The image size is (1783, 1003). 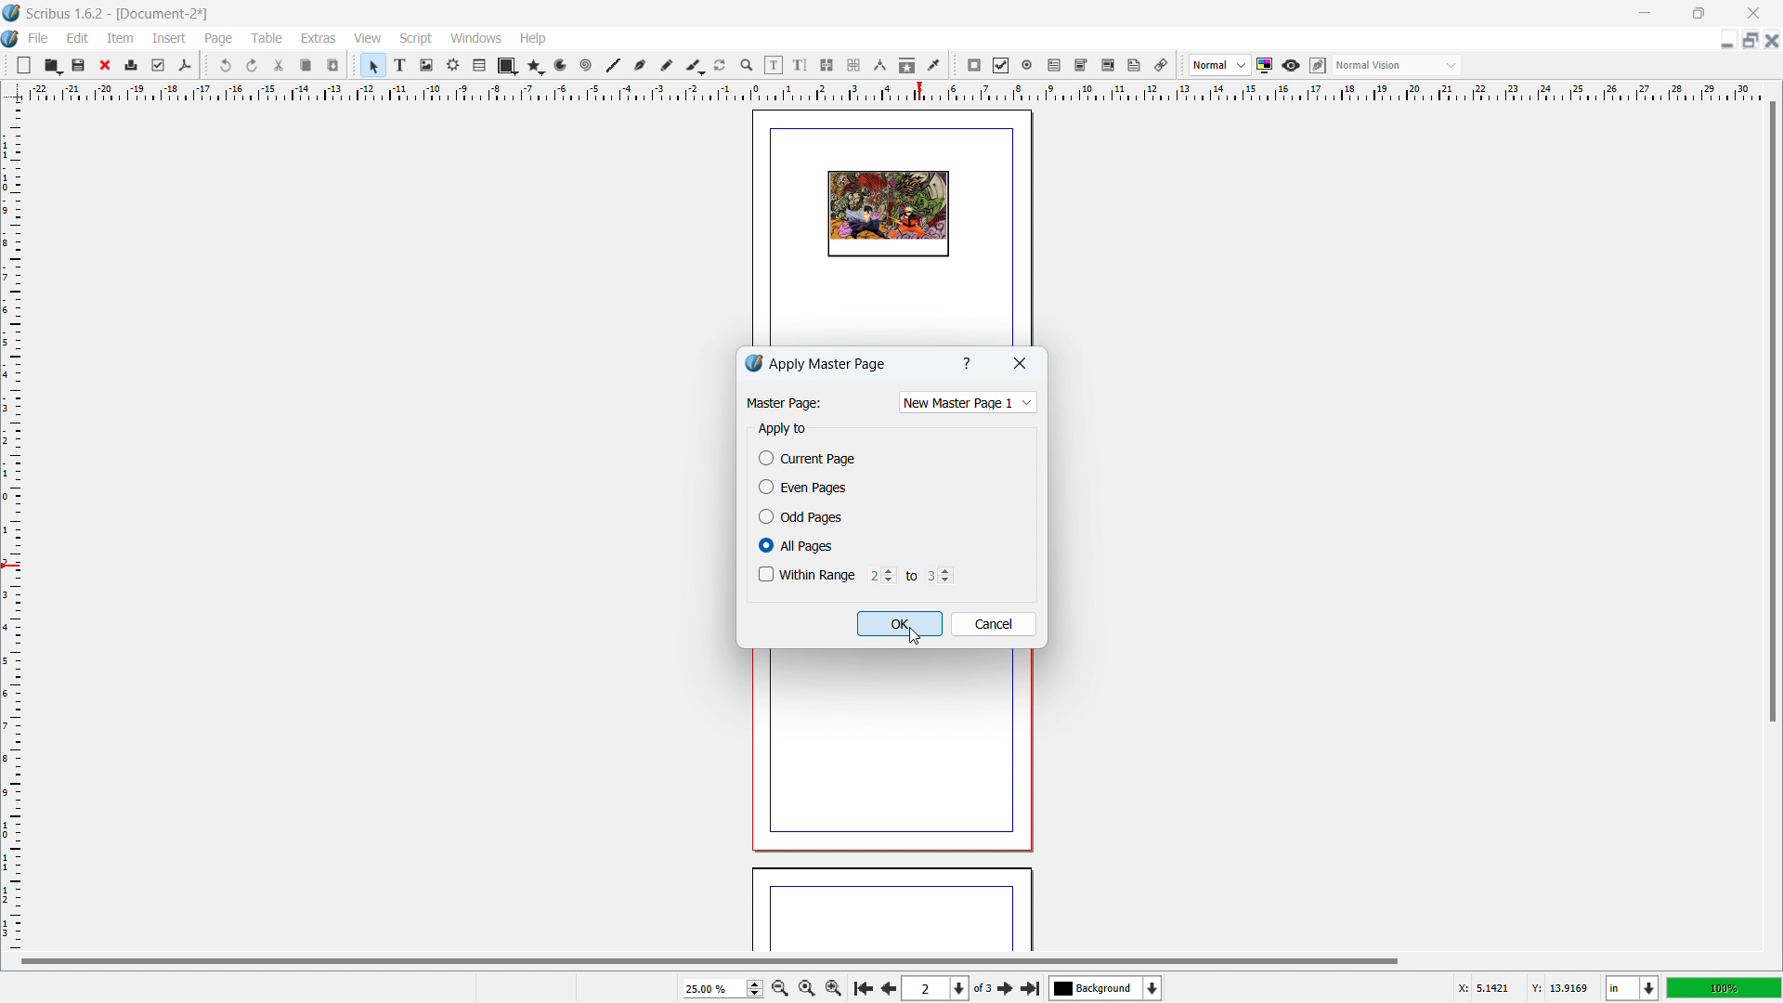 I want to click on table, so click(x=267, y=38).